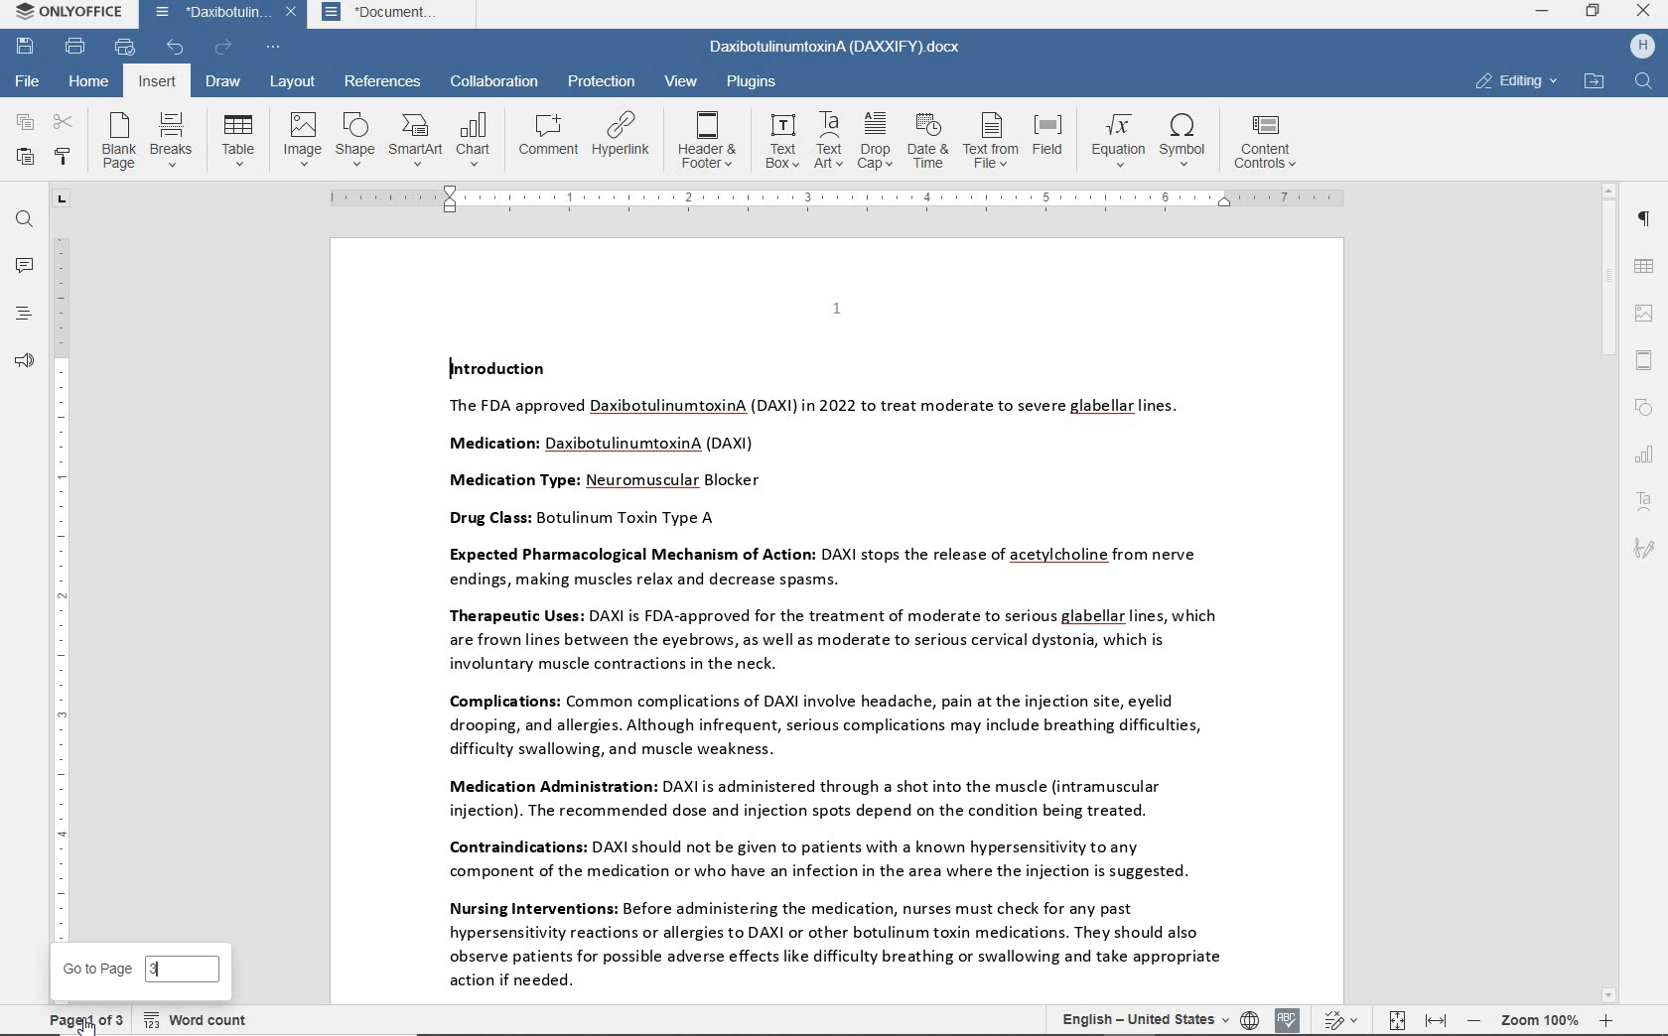 The height and width of the screenshot is (1036, 1668). I want to click on file, so click(30, 80).